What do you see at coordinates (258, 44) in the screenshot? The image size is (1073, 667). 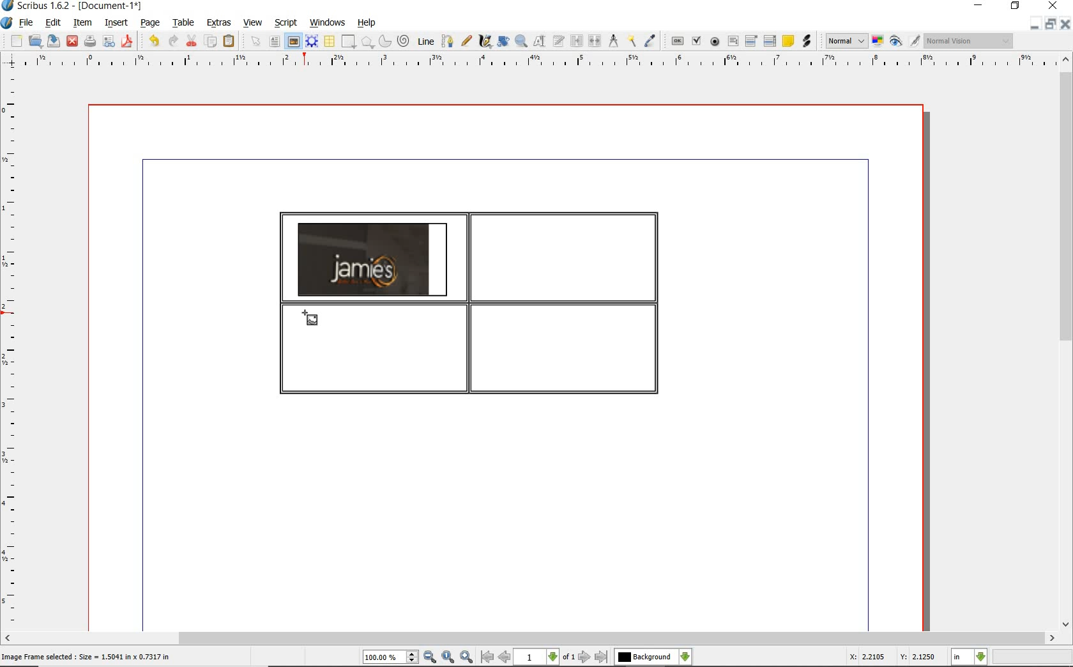 I see `select` at bounding box center [258, 44].